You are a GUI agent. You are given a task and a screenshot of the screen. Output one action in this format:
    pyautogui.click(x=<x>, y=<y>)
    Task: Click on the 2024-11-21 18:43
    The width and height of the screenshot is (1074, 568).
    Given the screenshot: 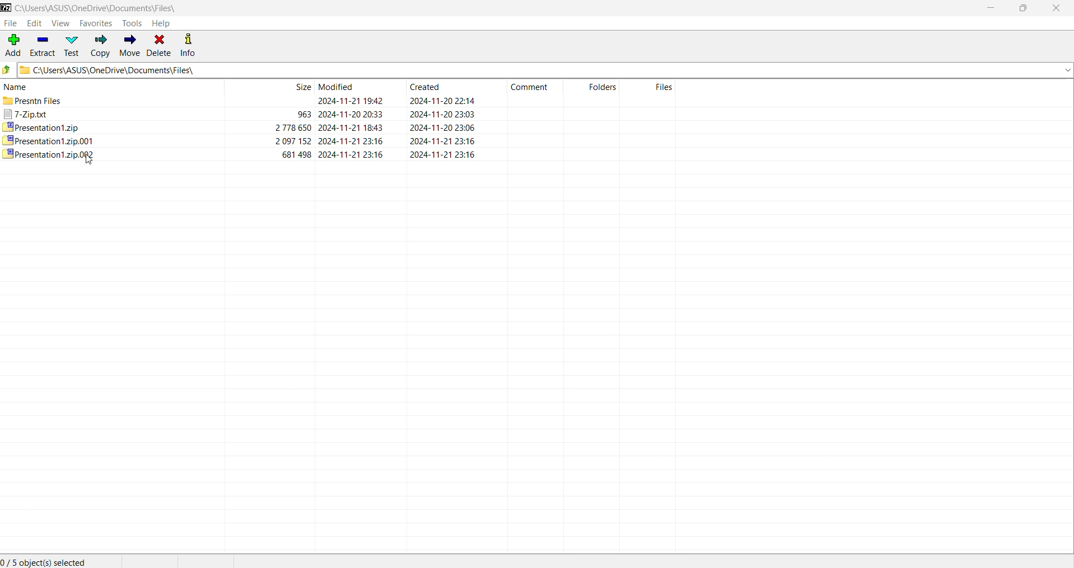 What is the action you would take?
    pyautogui.click(x=354, y=127)
    